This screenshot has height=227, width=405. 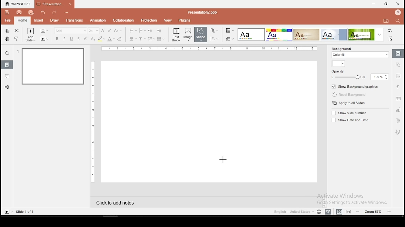 I want to click on paragraph settings, so click(x=398, y=87).